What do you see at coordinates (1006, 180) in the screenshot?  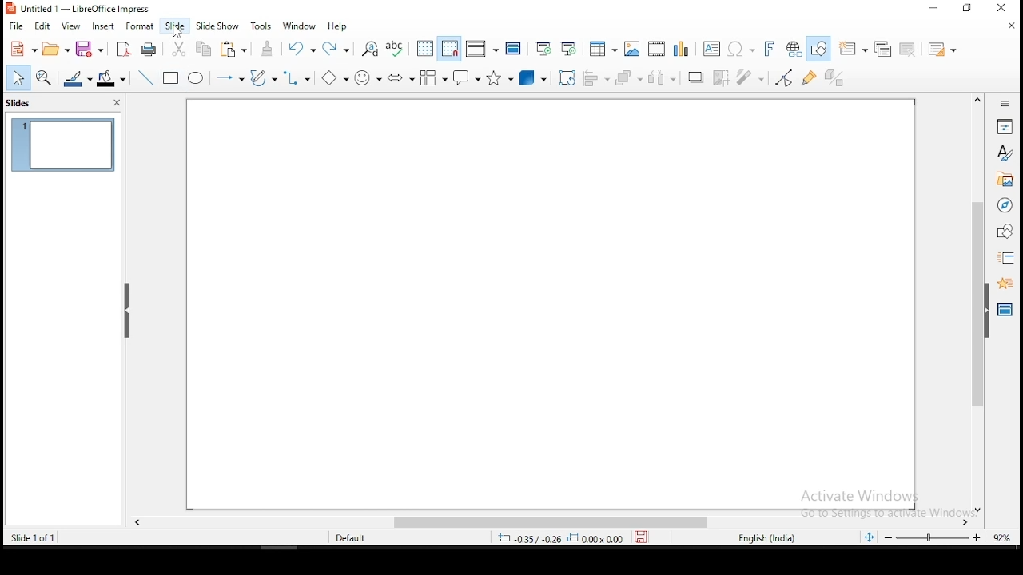 I see `gallery` at bounding box center [1006, 180].